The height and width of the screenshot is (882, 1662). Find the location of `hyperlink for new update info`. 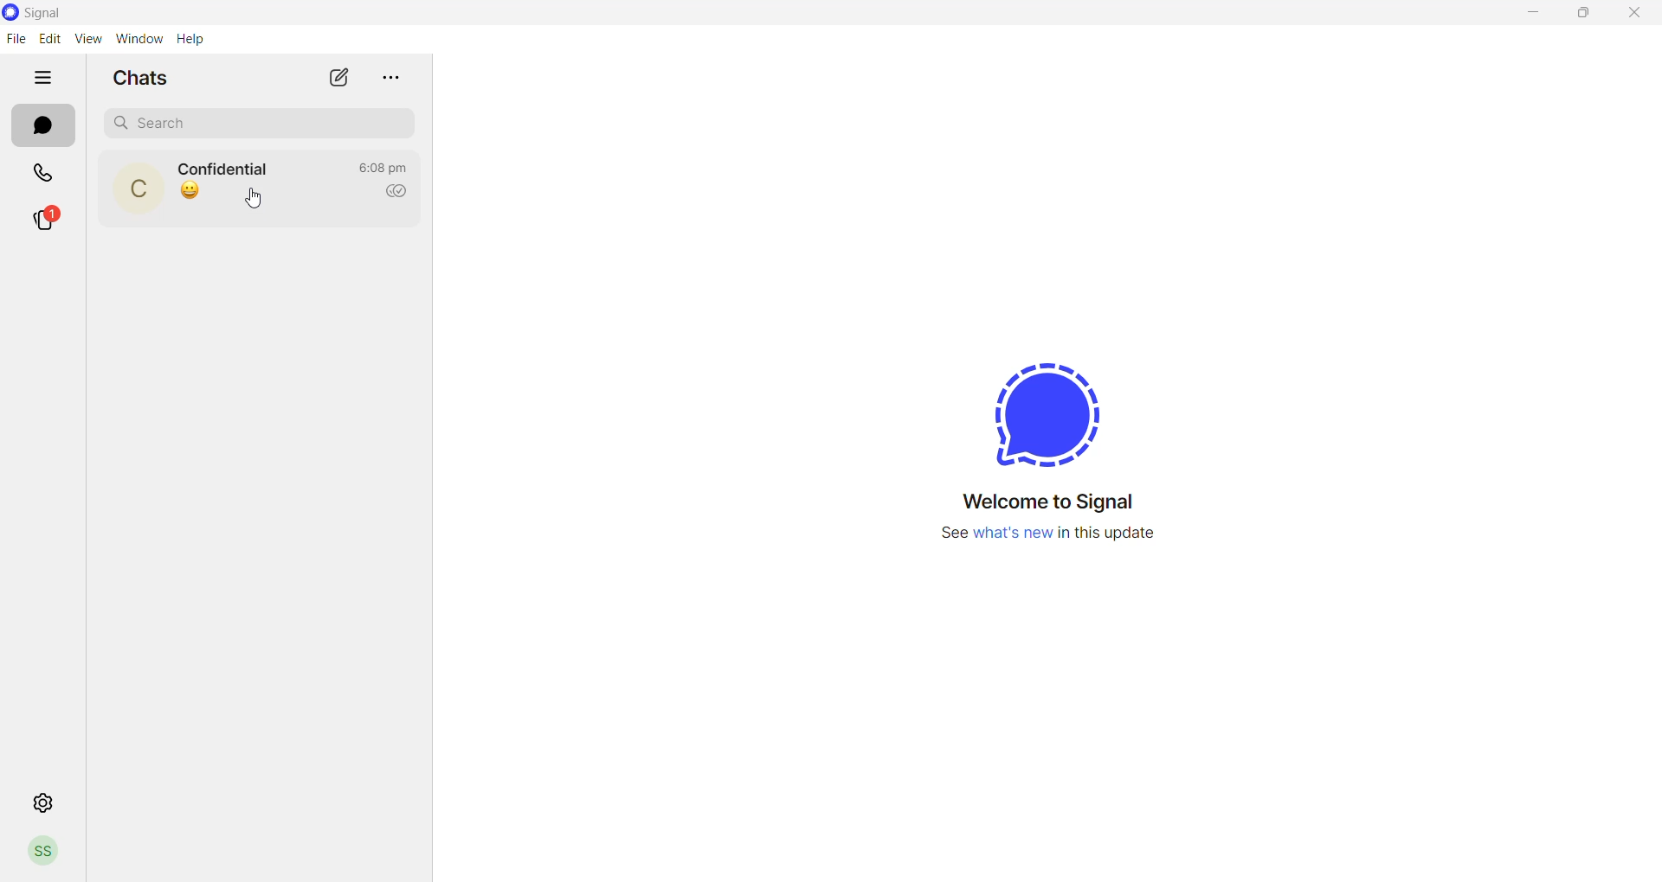

hyperlink for new update info is located at coordinates (1041, 537).